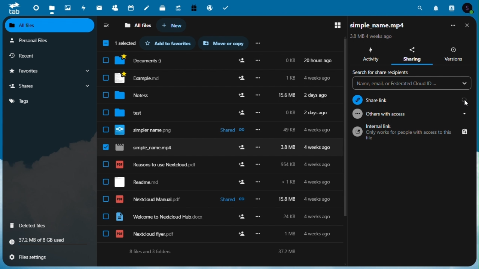  I want to click on Text, so click(214, 251).